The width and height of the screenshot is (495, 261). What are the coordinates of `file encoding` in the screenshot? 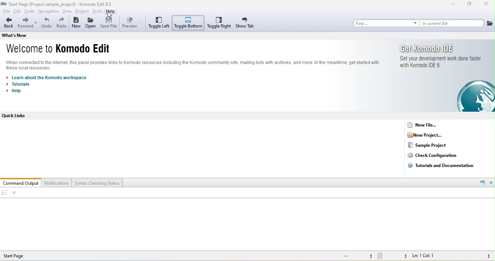 It's located at (357, 256).